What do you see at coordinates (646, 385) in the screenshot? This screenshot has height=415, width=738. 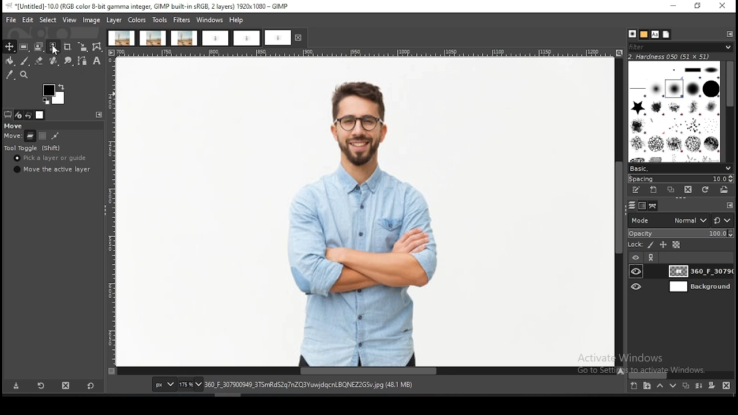 I see `create a new layer group` at bounding box center [646, 385].